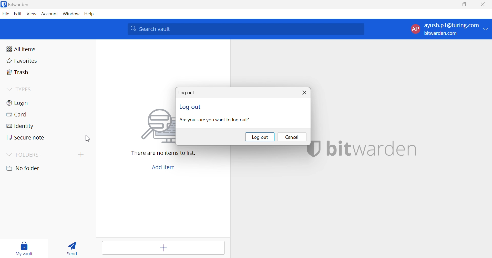  Describe the element at coordinates (9, 155) in the screenshot. I see `Drop Down` at that location.